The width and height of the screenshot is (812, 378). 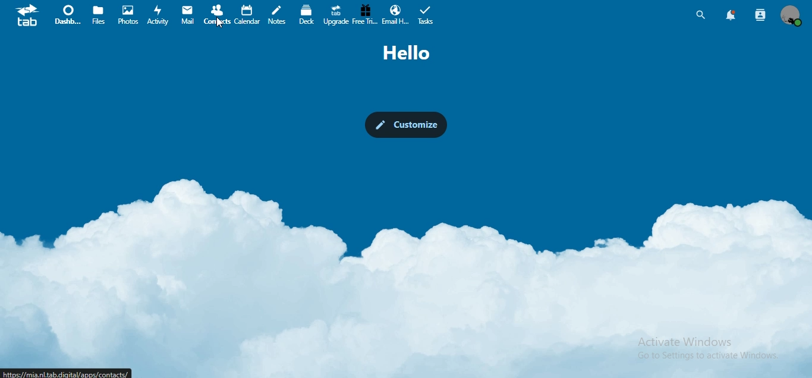 What do you see at coordinates (335, 14) in the screenshot?
I see `upgrade` at bounding box center [335, 14].